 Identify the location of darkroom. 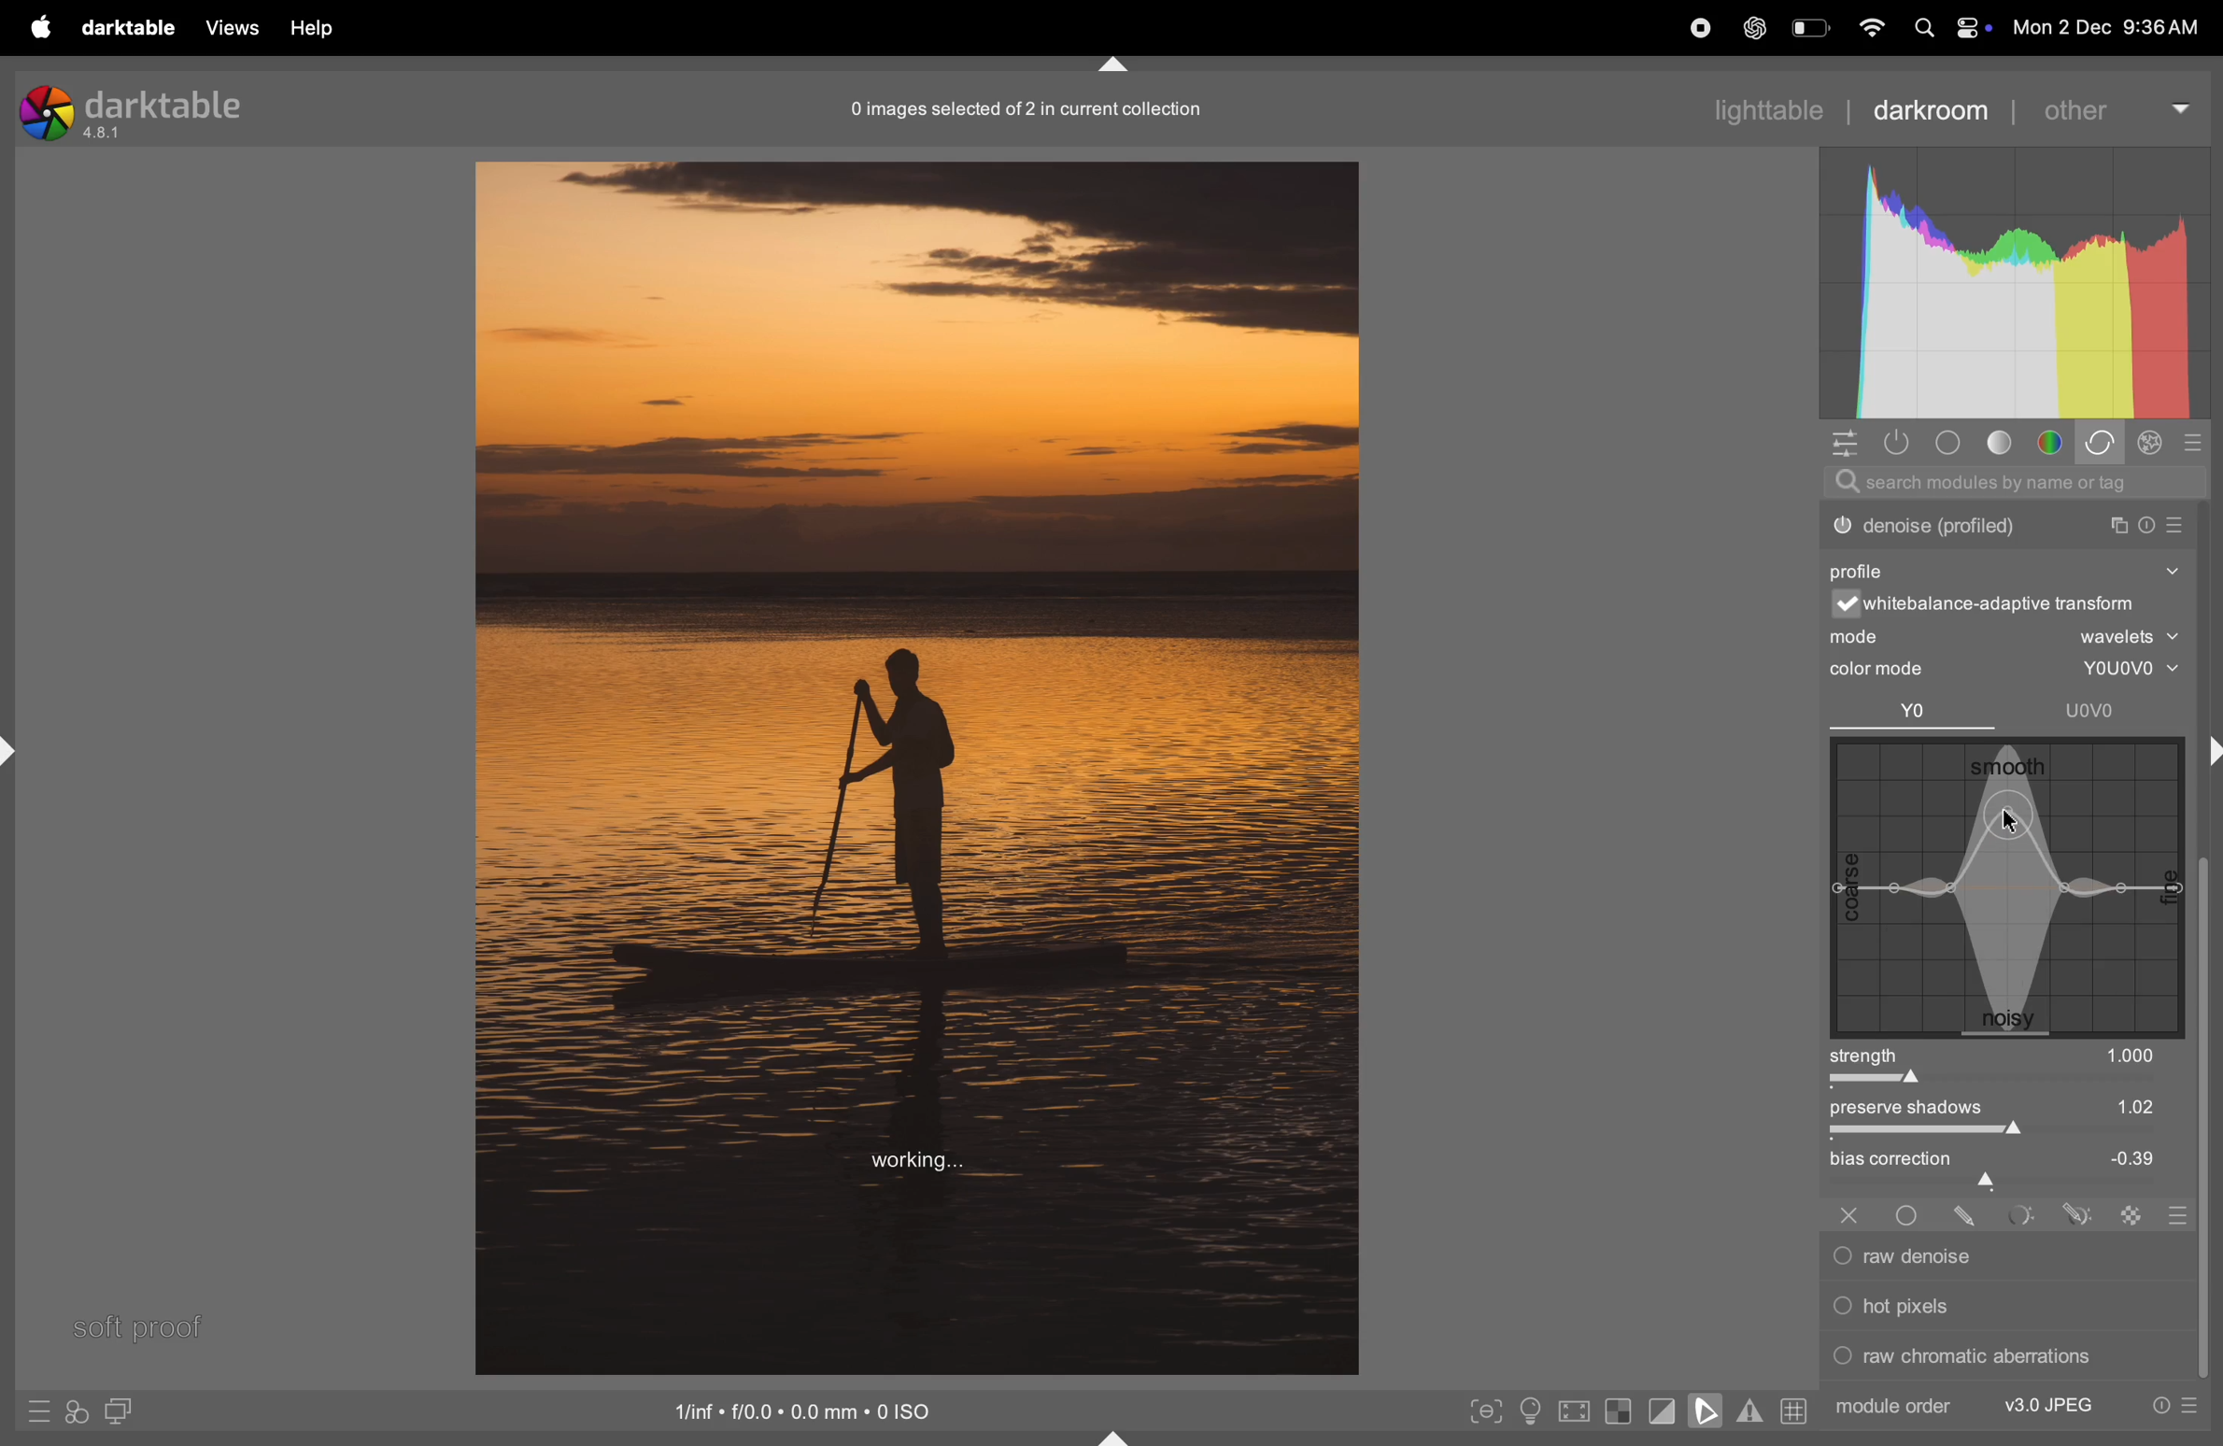
(1943, 106).